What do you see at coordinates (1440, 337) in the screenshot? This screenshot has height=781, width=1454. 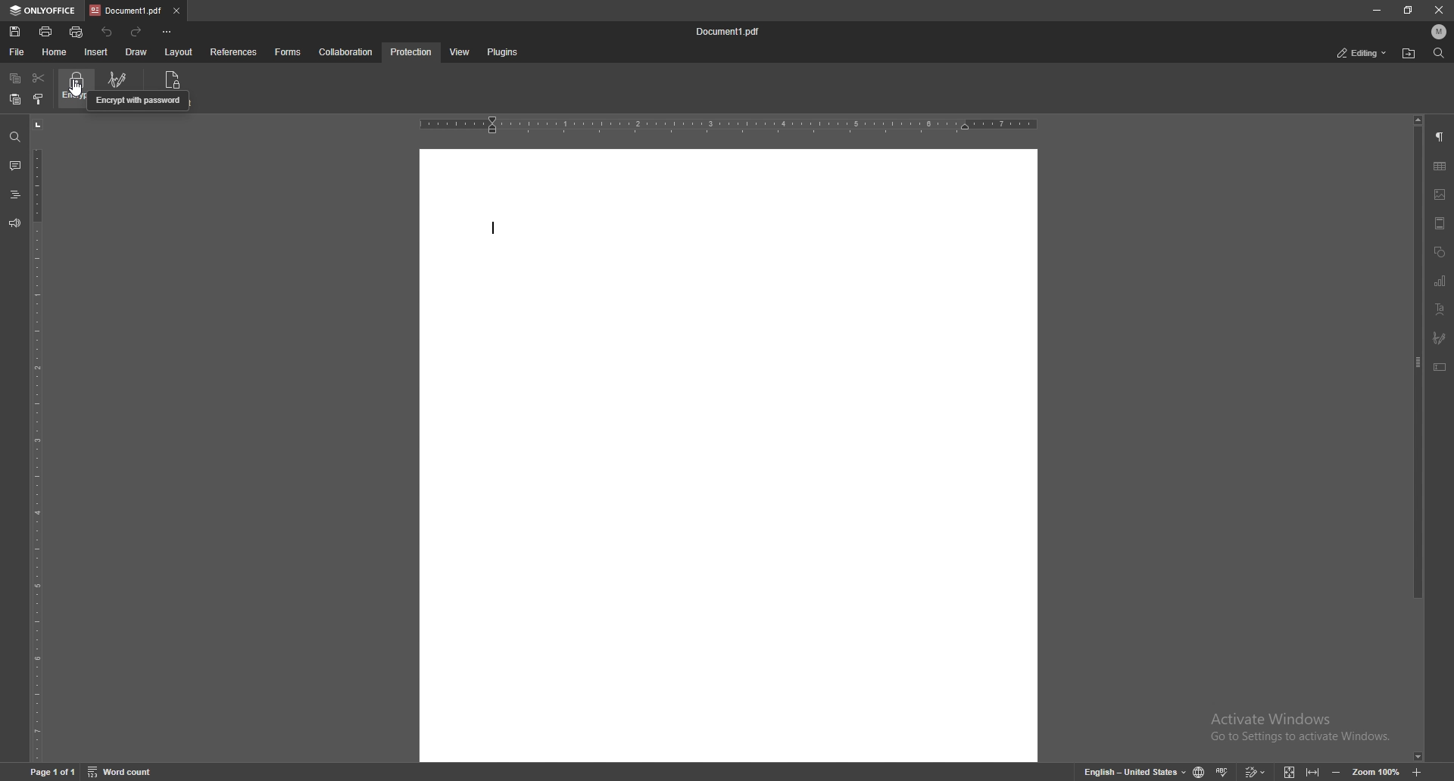 I see `signature field` at bounding box center [1440, 337].